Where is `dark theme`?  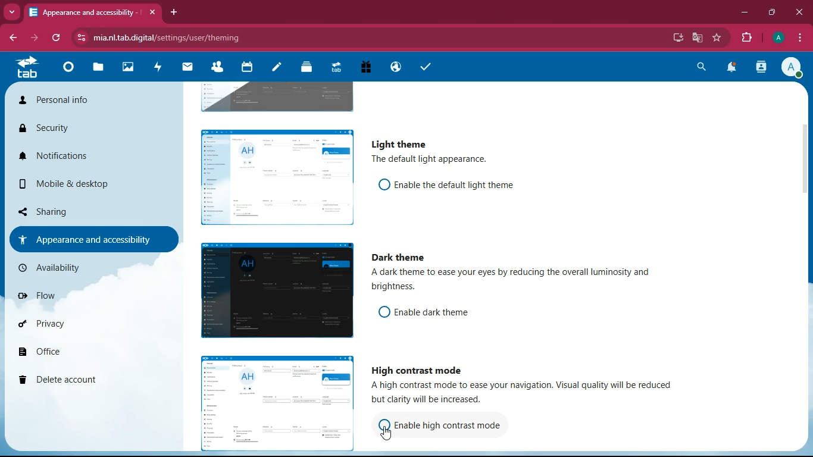 dark theme is located at coordinates (401, 258).